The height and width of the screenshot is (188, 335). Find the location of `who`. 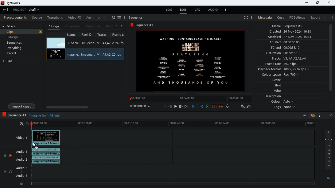

who is located at coordinates (279, 91).